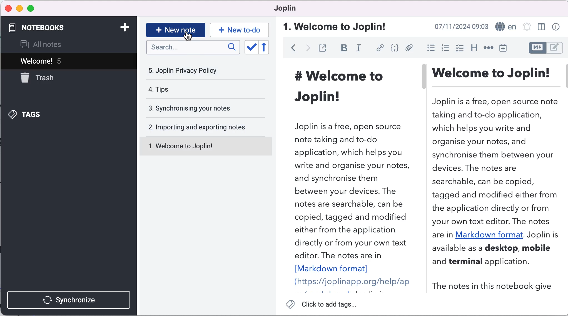 The image size is (568, 316). I want to click on reverse sort order, so click(269, 47).